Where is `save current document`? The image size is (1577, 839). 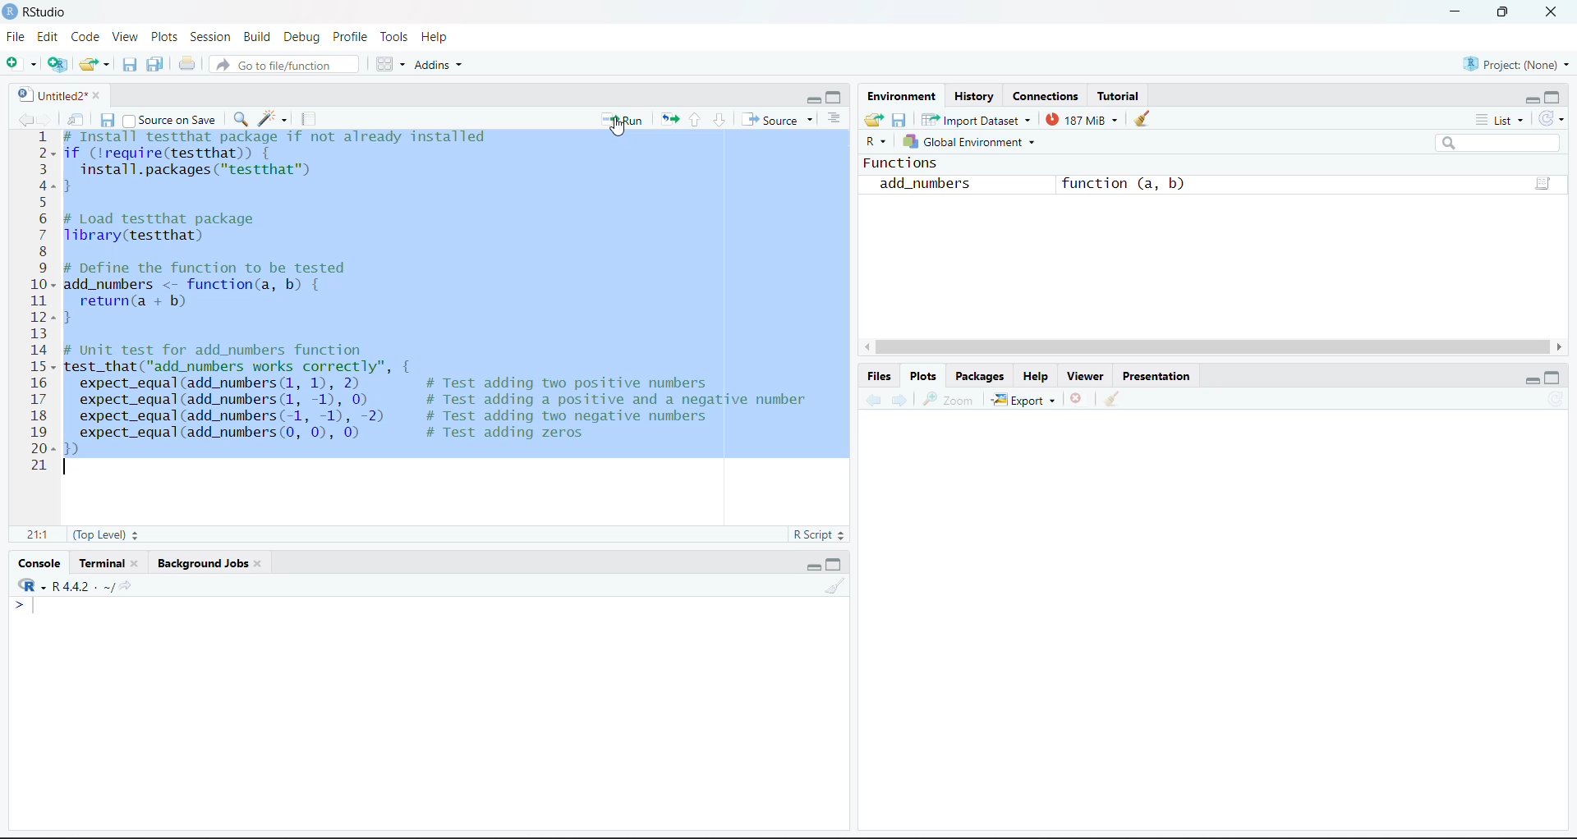 save current document is located at coordinates (109, 121).